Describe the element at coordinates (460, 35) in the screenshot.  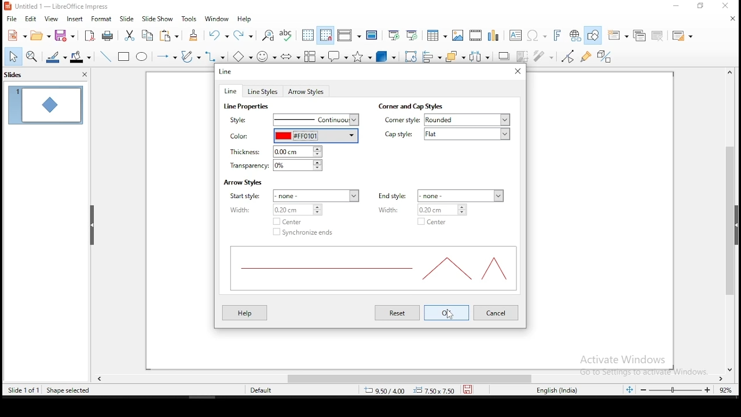
I see `image` at that location.